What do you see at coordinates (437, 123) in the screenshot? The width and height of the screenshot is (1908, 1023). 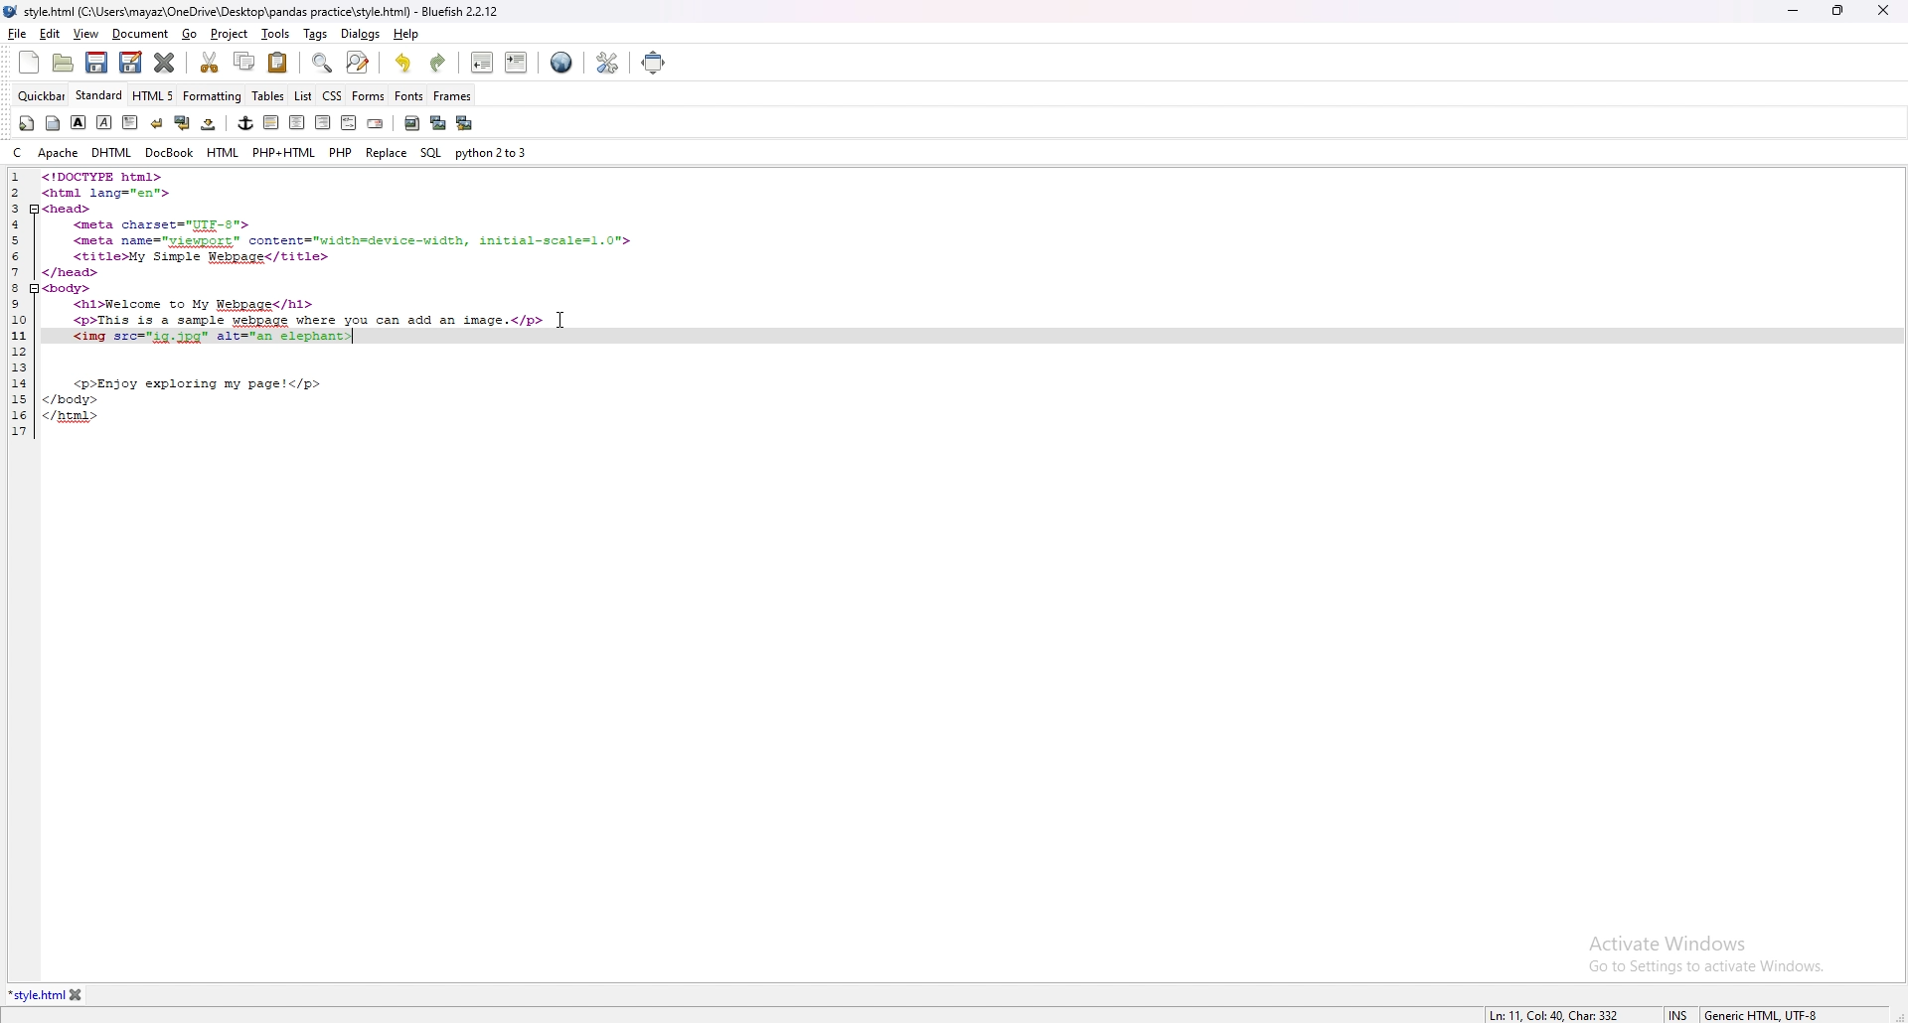 I see `insert thumbnail` at bounding box center [437, 123].